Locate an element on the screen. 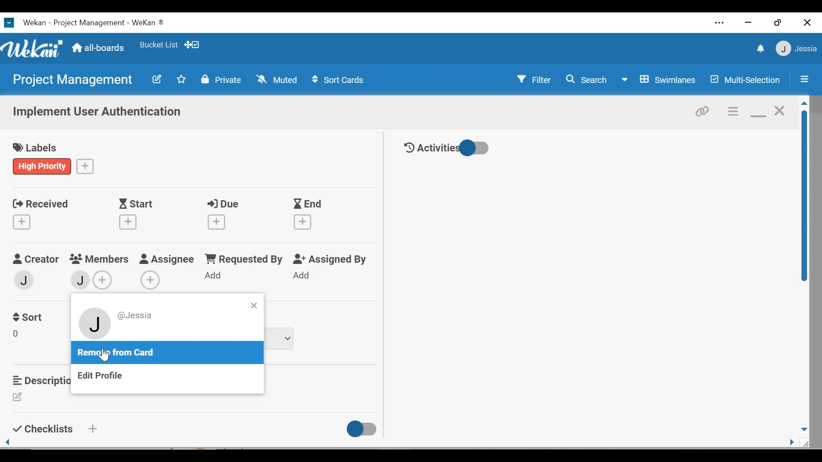 The width and height of the screenshot is (822, 462). add is located at coordinates (92, 429).